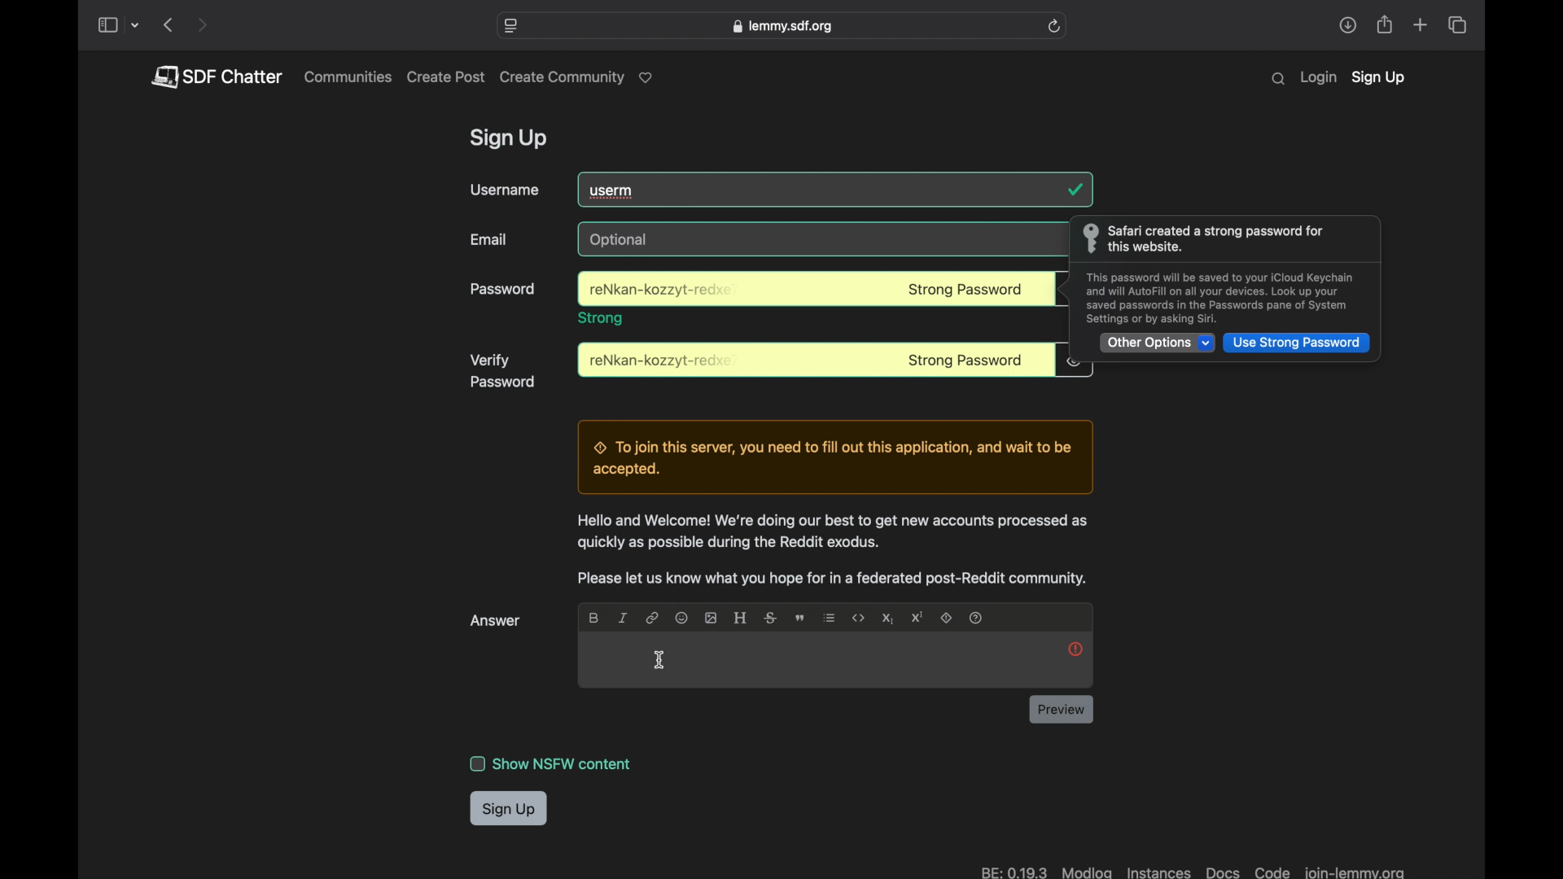 This screenshot has width=1563, height=879. I want to click on code, so click(859, 619).